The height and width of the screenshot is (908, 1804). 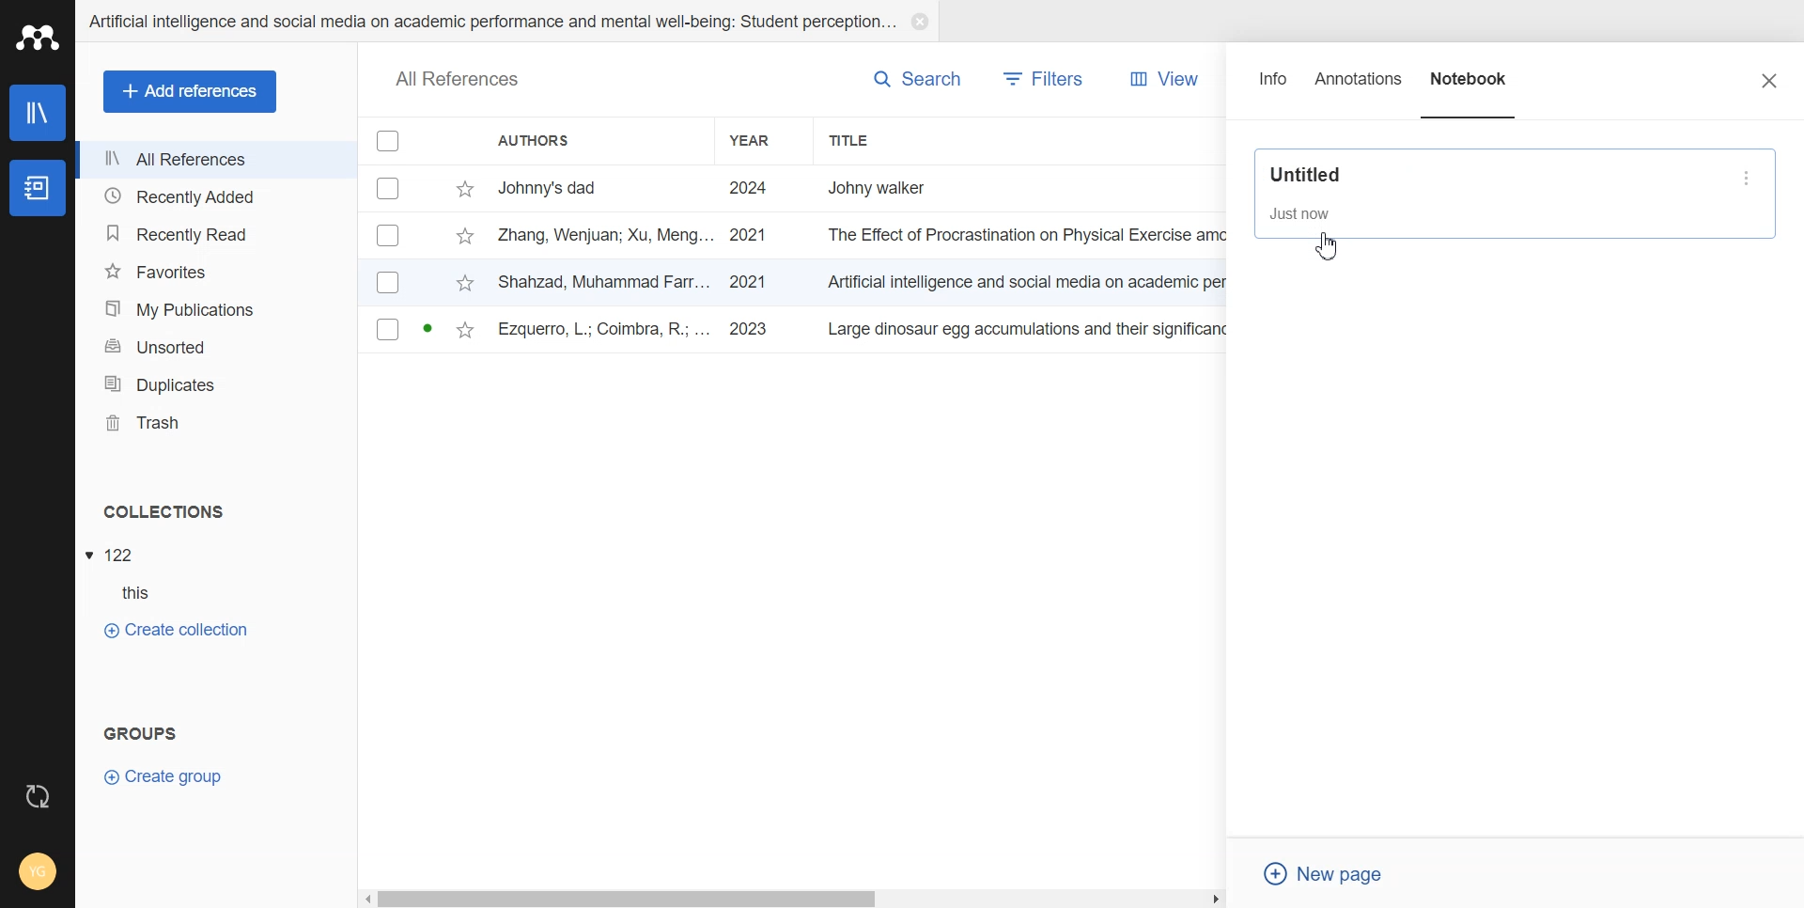 What do you see at coordinates (389, 235) in the screenshot?
I see `Checkbox` at bounding box center [389, 235].